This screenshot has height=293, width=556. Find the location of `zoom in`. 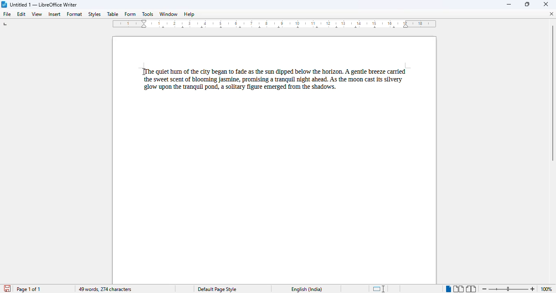

zoom in is located at coordinates (532, 289).